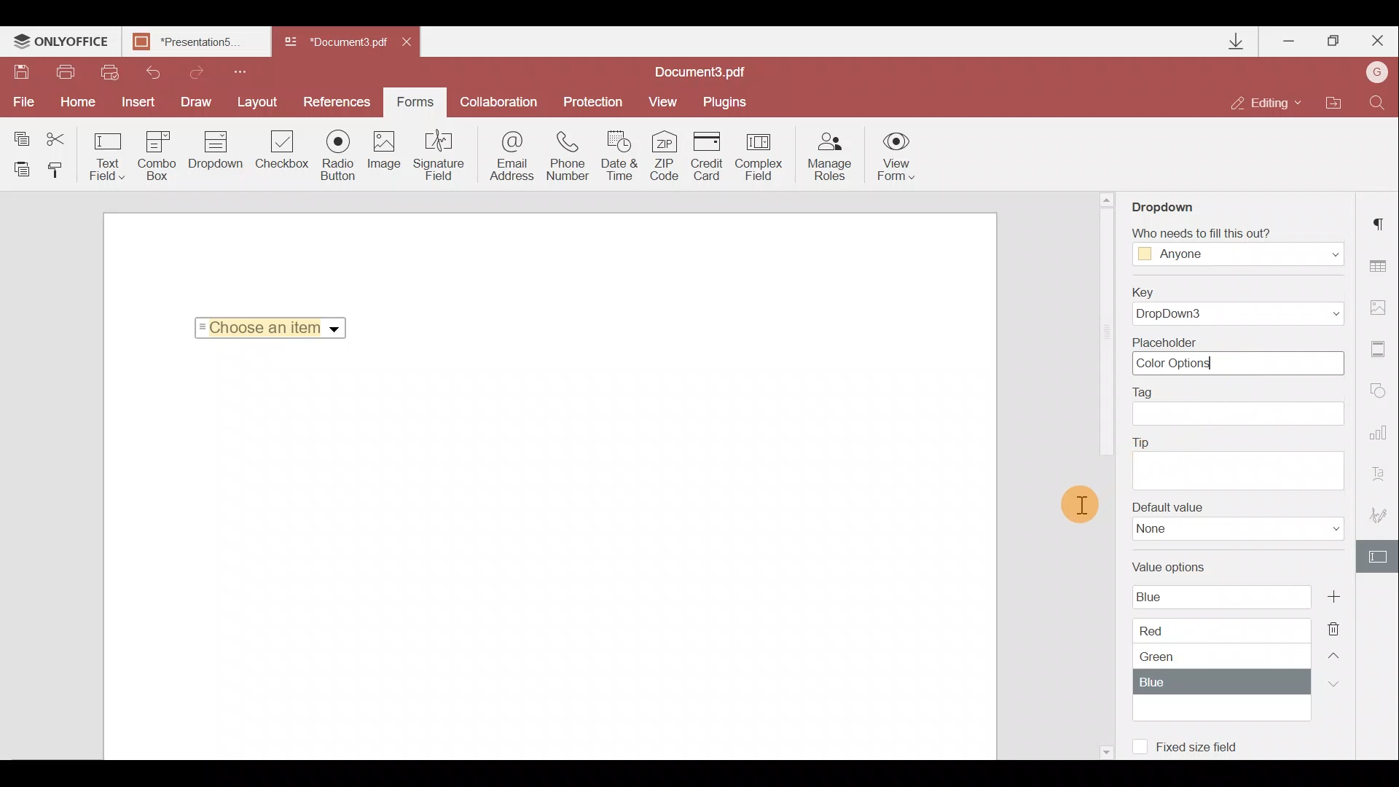  Describe the element at coordinates (111, 72) in the screenshot. I see `Quick print` at that location.